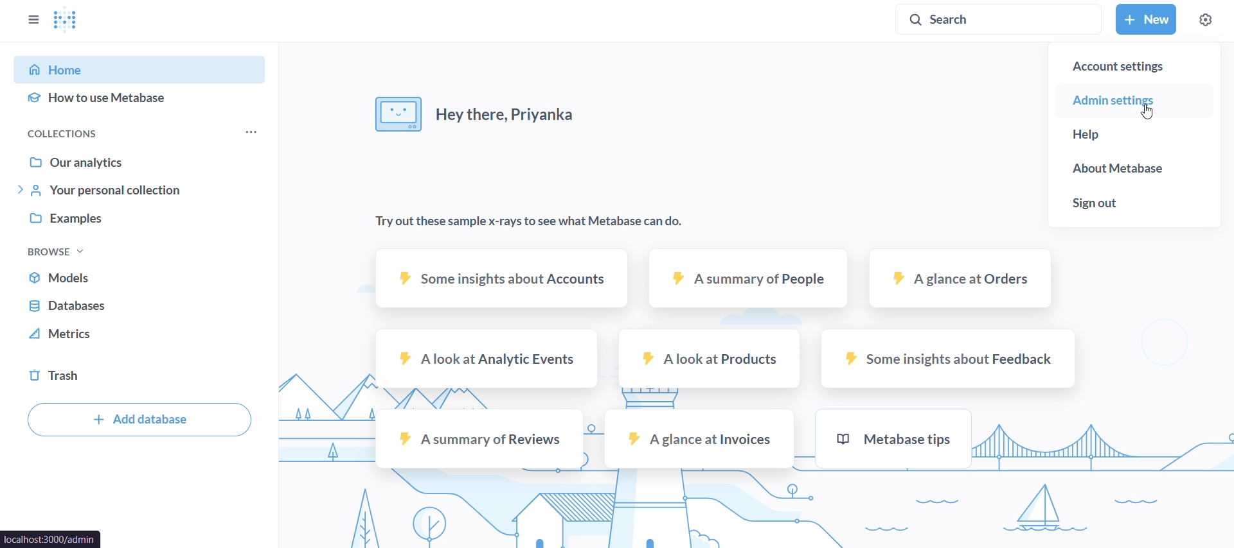 This screenshot has width=1234, height=548. What do you see at coordinates (961, 283) in the screenshot?
I see `a glance at orders` at bounding box center [961, 283].